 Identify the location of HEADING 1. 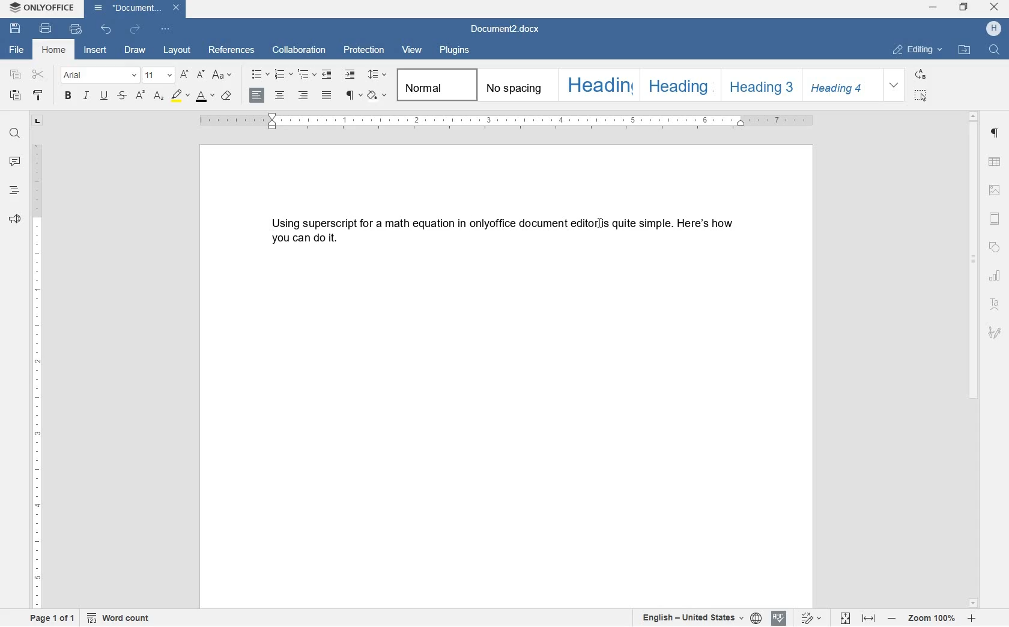
(597, 85).